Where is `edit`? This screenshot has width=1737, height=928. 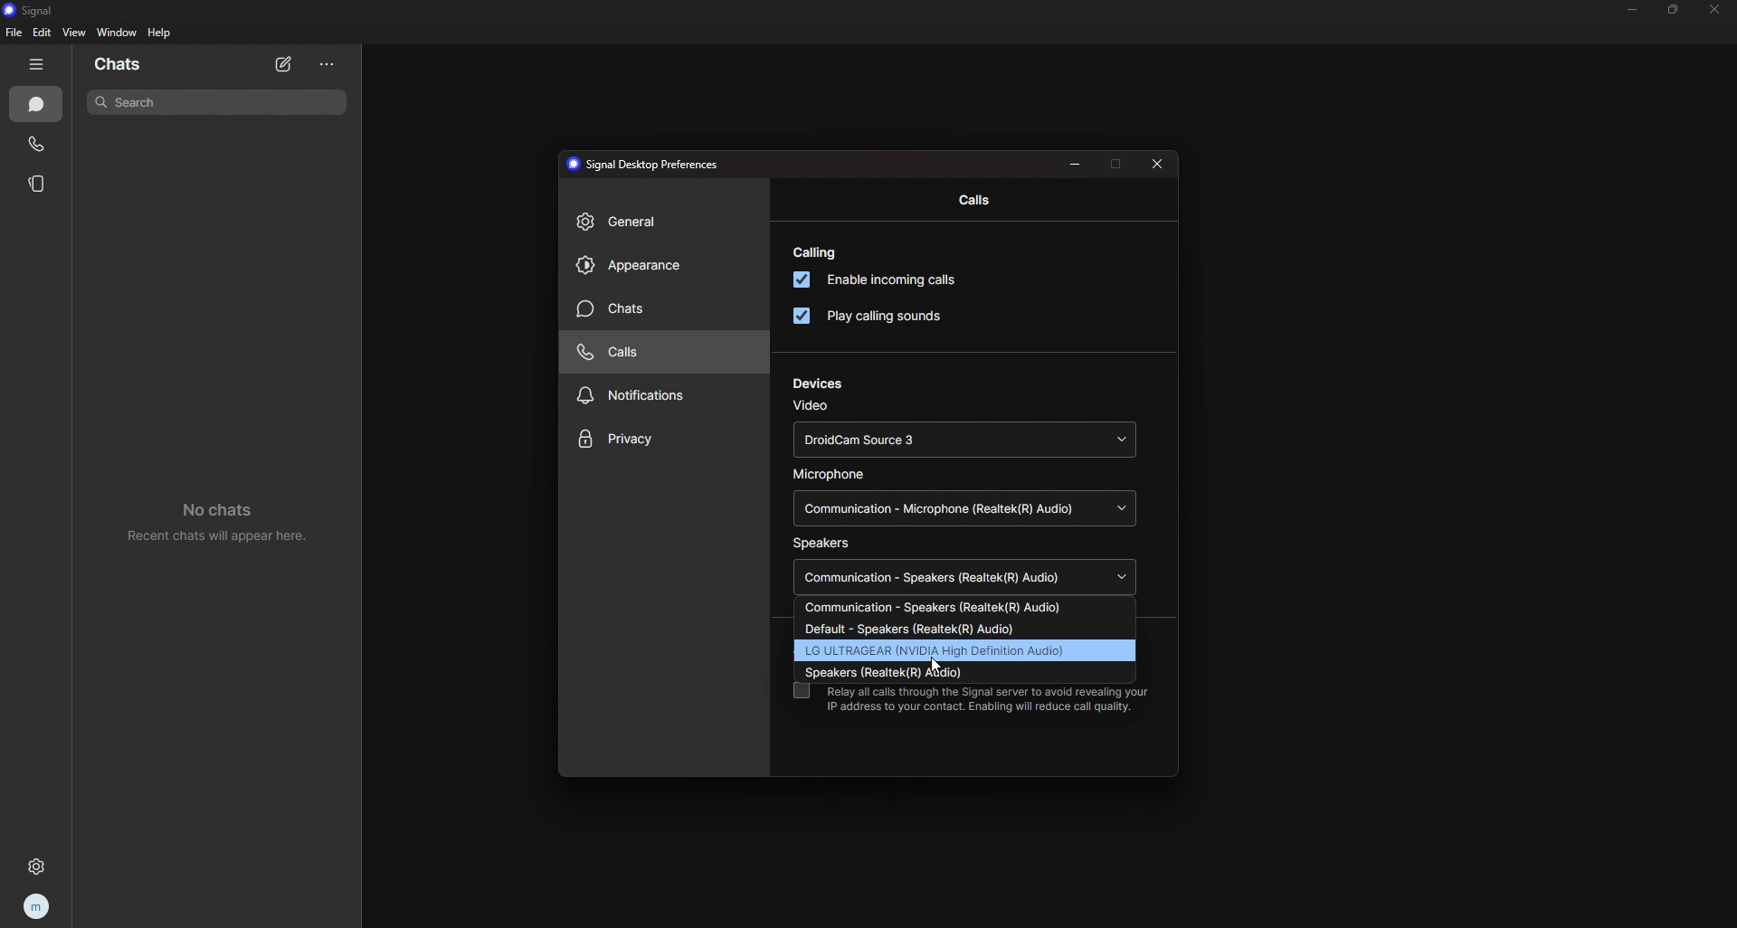
edit is located at coordinates (43, 33).